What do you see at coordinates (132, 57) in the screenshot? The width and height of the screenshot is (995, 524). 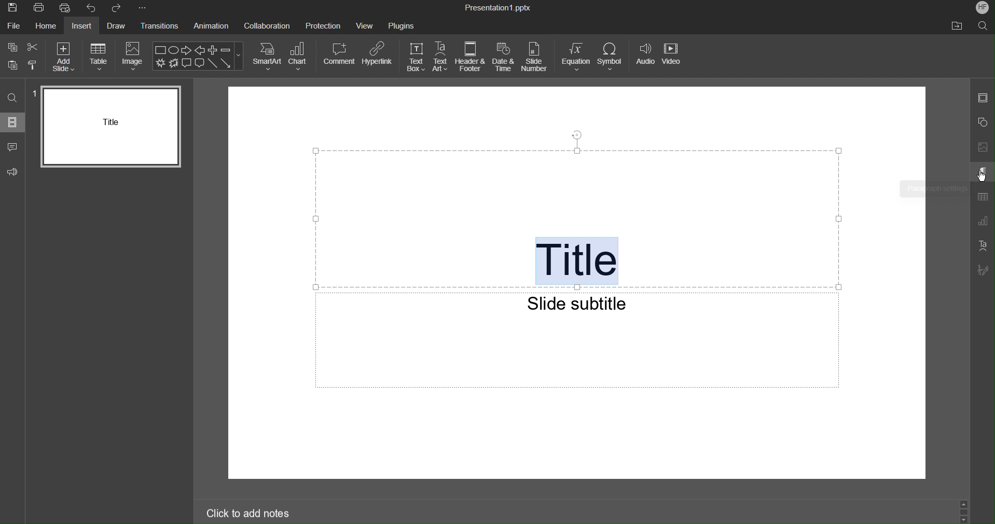 I see `Image` at bounding box center [132, 57].